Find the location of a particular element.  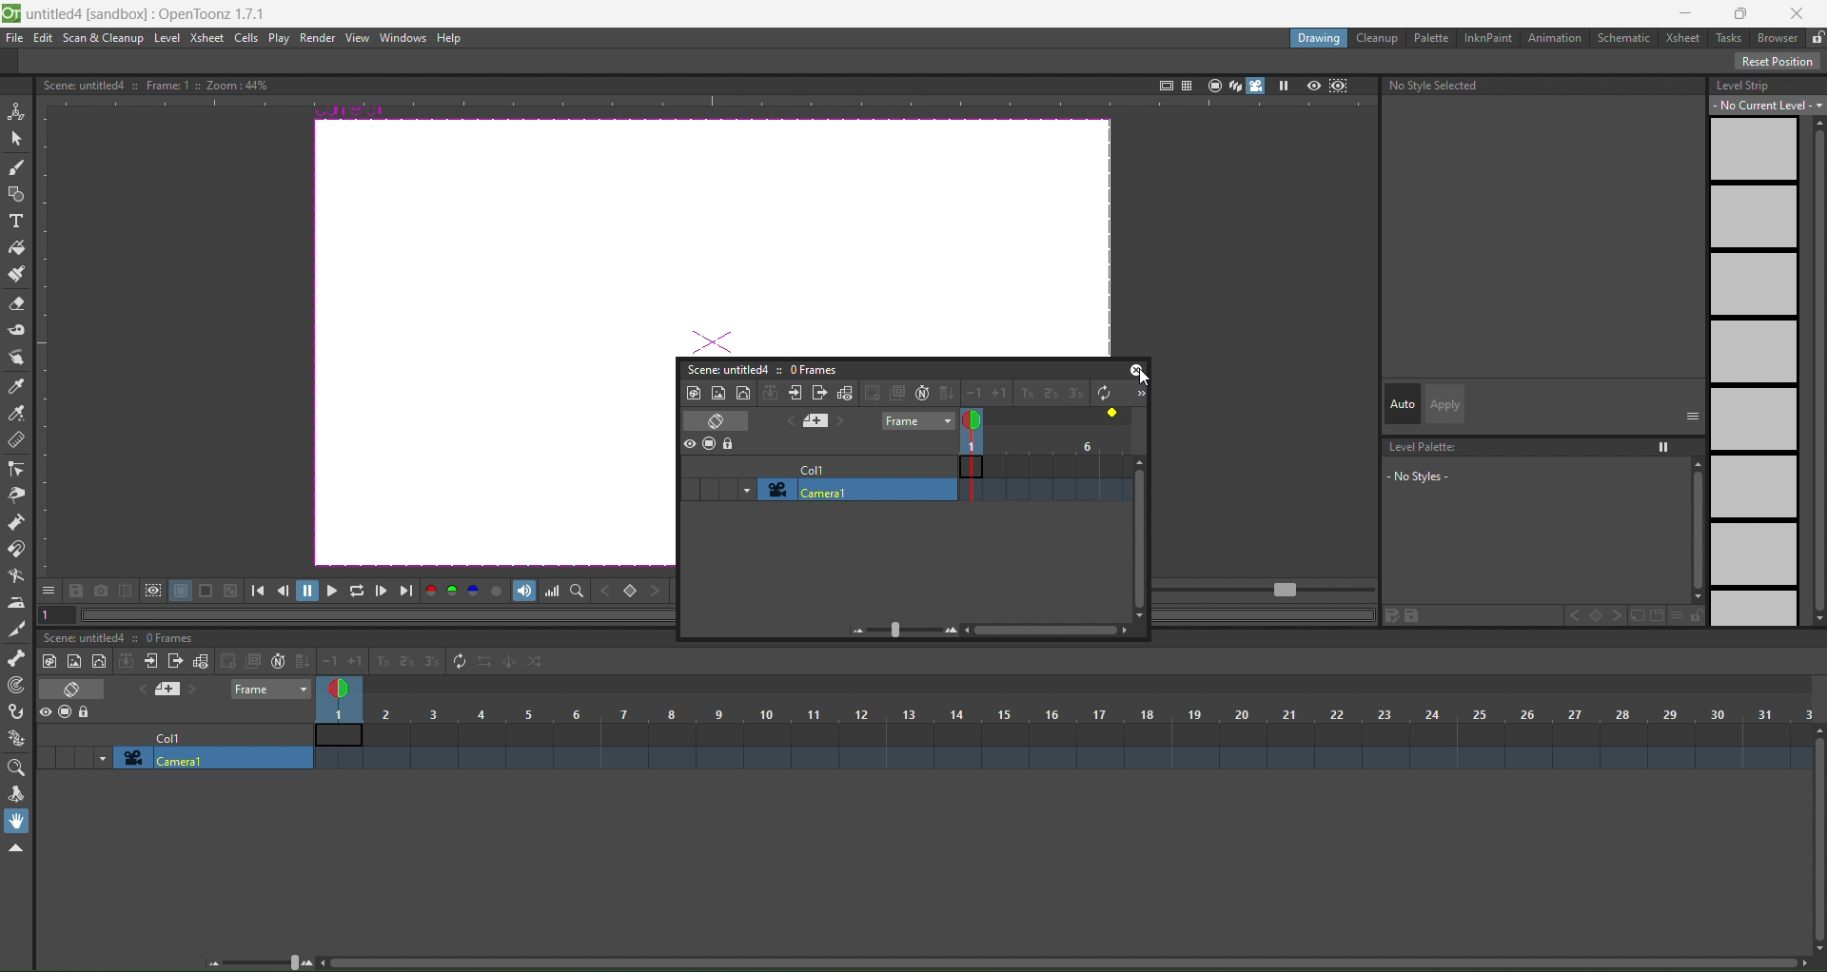

freeze is located at coordinates (1282, 86).